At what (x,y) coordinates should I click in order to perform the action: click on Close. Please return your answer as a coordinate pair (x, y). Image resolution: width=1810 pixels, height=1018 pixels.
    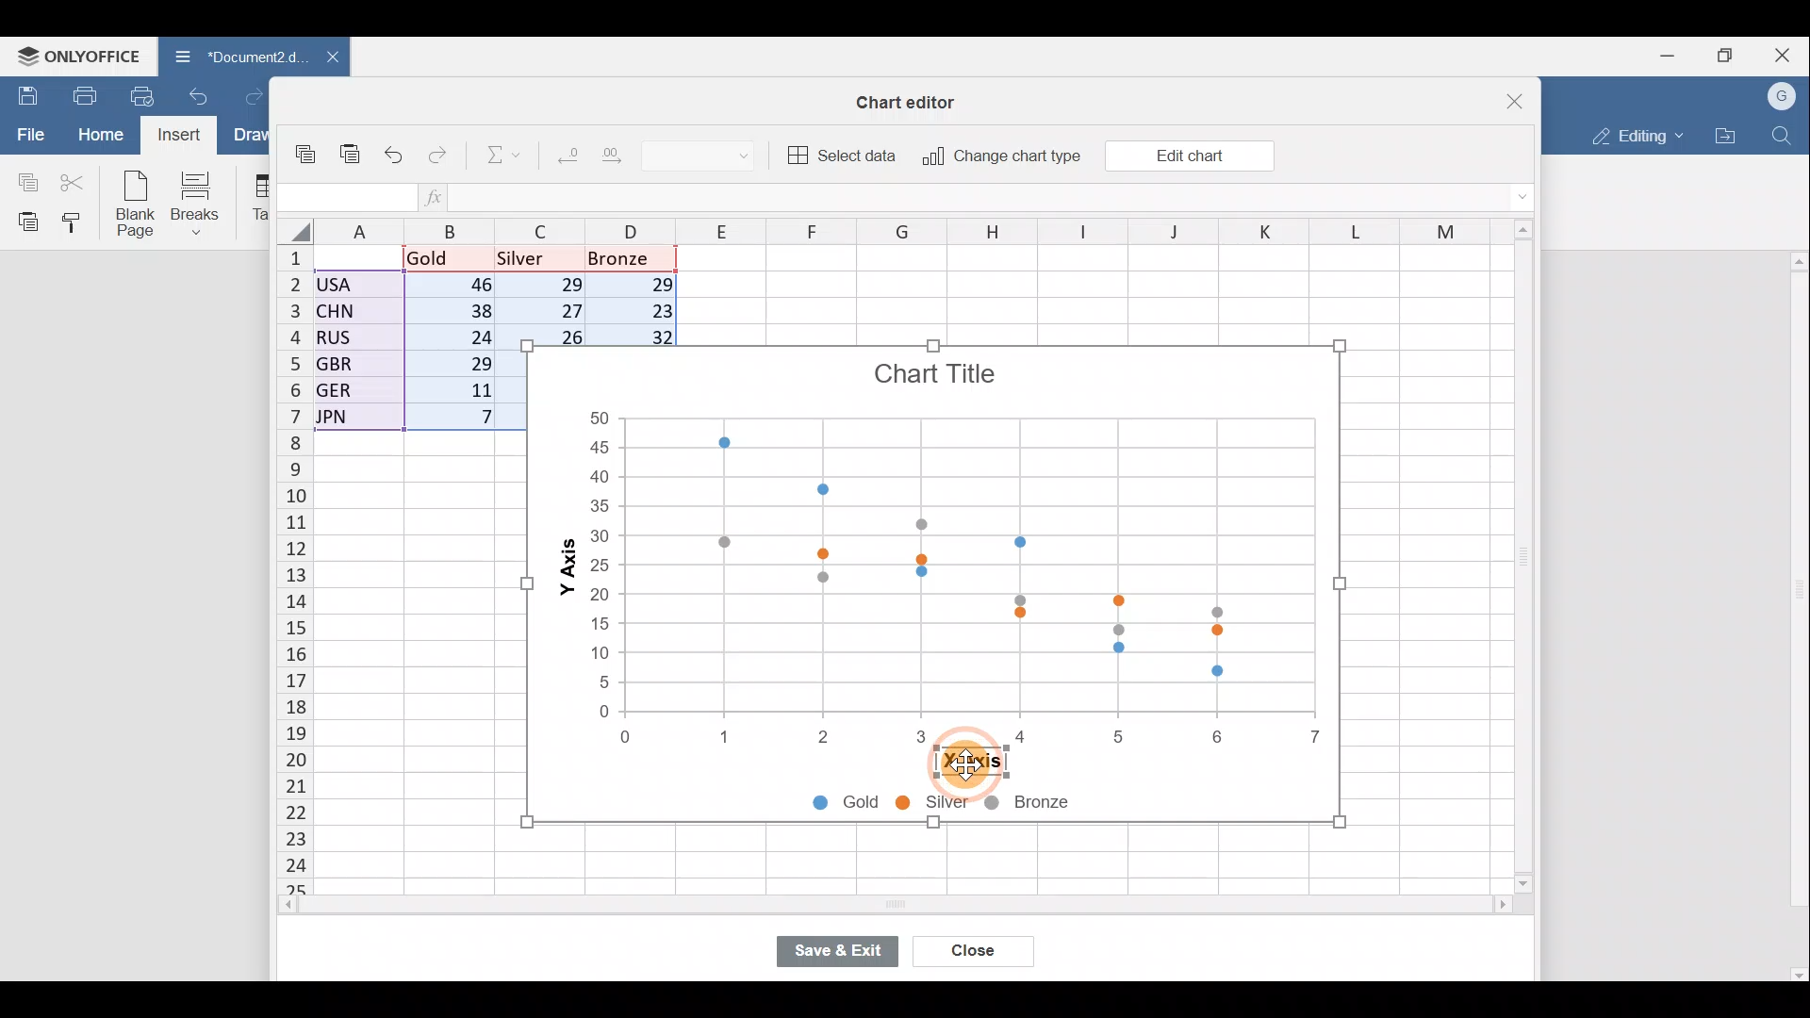
    Looking at the image, I should click on (975, 950).